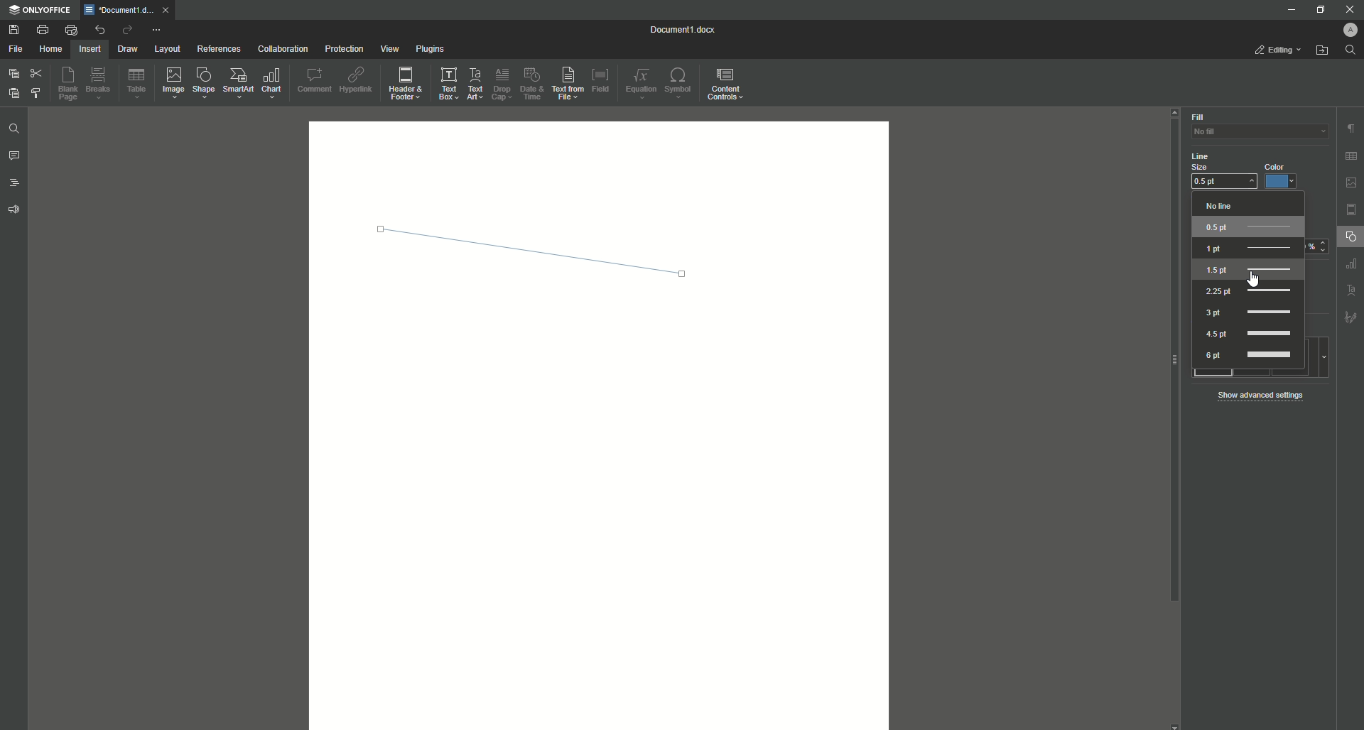  I want to click on Header and Footer, so click(407, 85).